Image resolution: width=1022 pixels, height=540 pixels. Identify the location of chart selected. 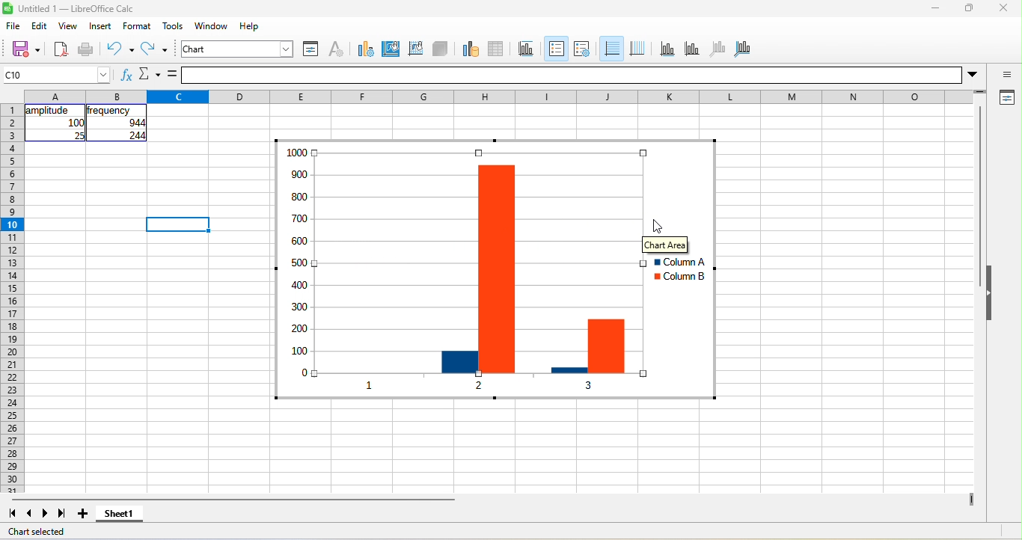
(37, 530).